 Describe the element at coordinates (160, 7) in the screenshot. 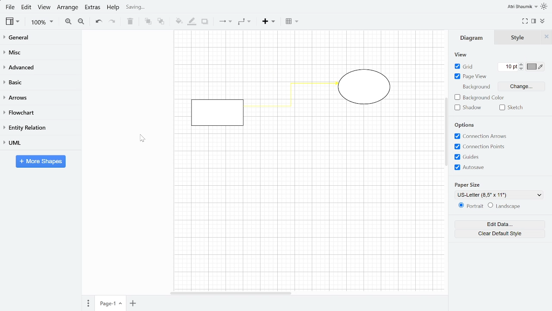

I see `Saving information "Last change 1 minute ago"` at that location.